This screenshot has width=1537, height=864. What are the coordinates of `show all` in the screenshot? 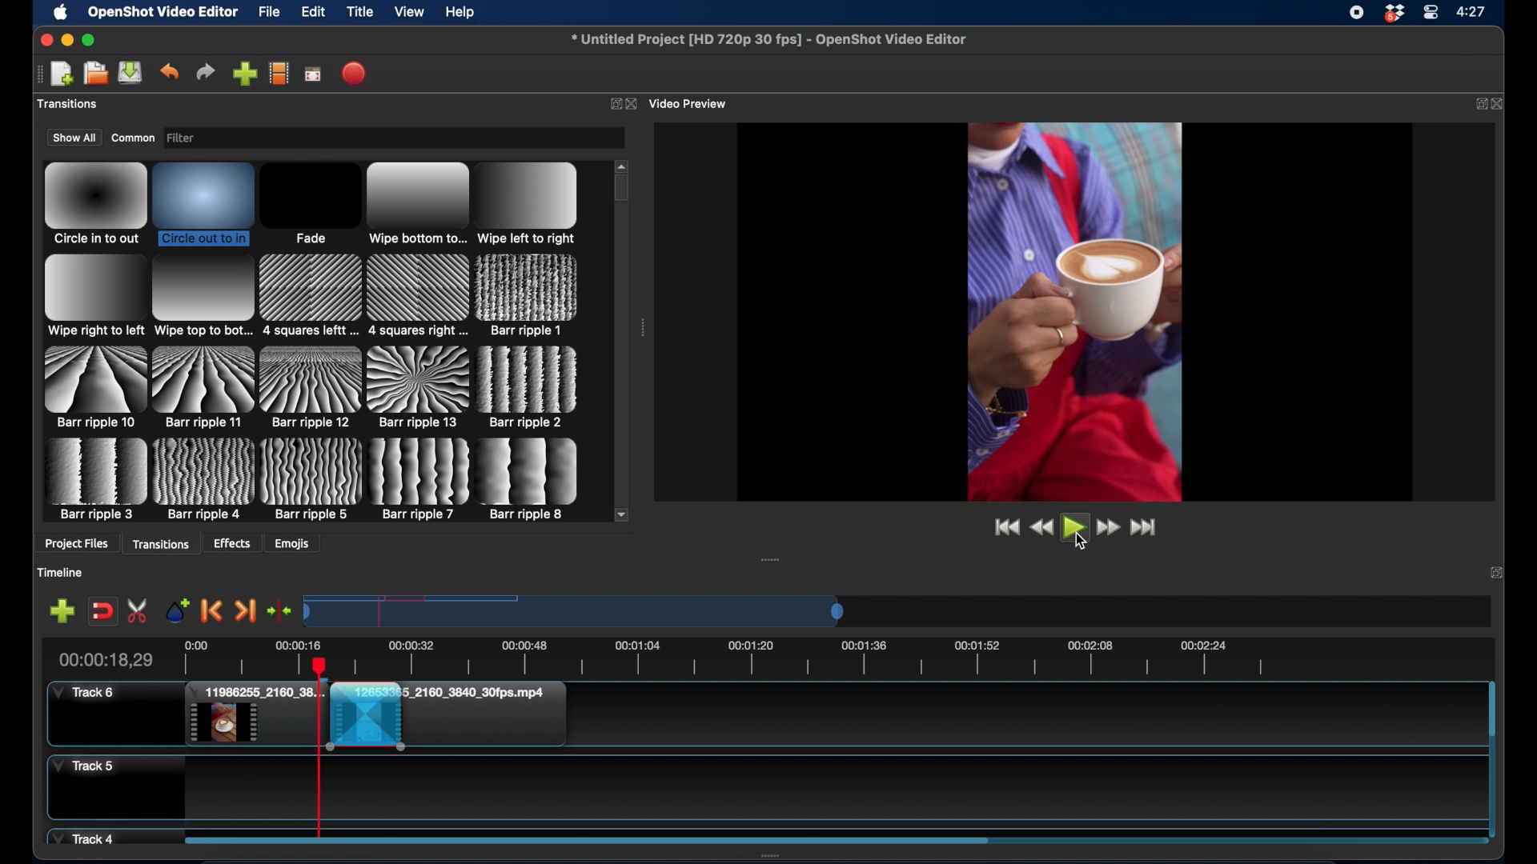 It's located at (74, 138).